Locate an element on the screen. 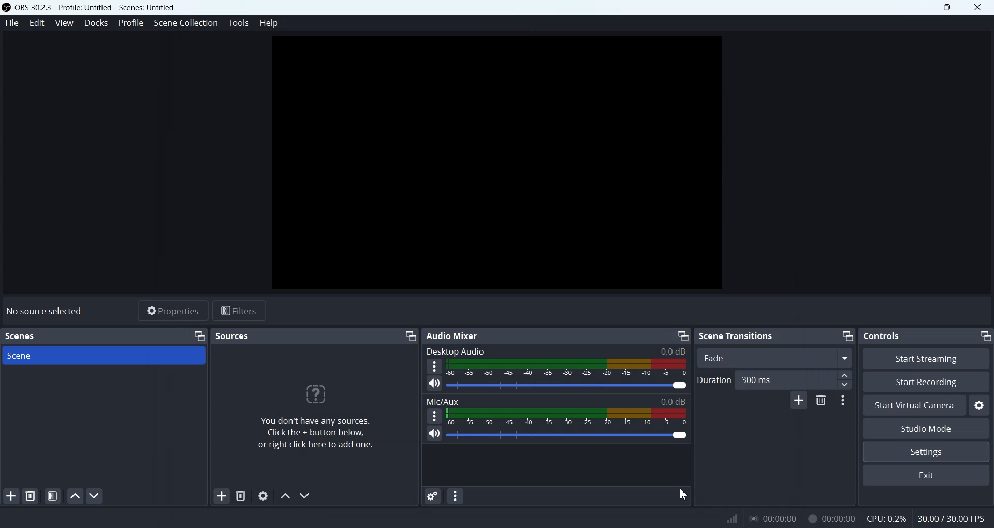 This screenshot has width=994, height=528. Volume Indicator is located at coordinates (567, 368).